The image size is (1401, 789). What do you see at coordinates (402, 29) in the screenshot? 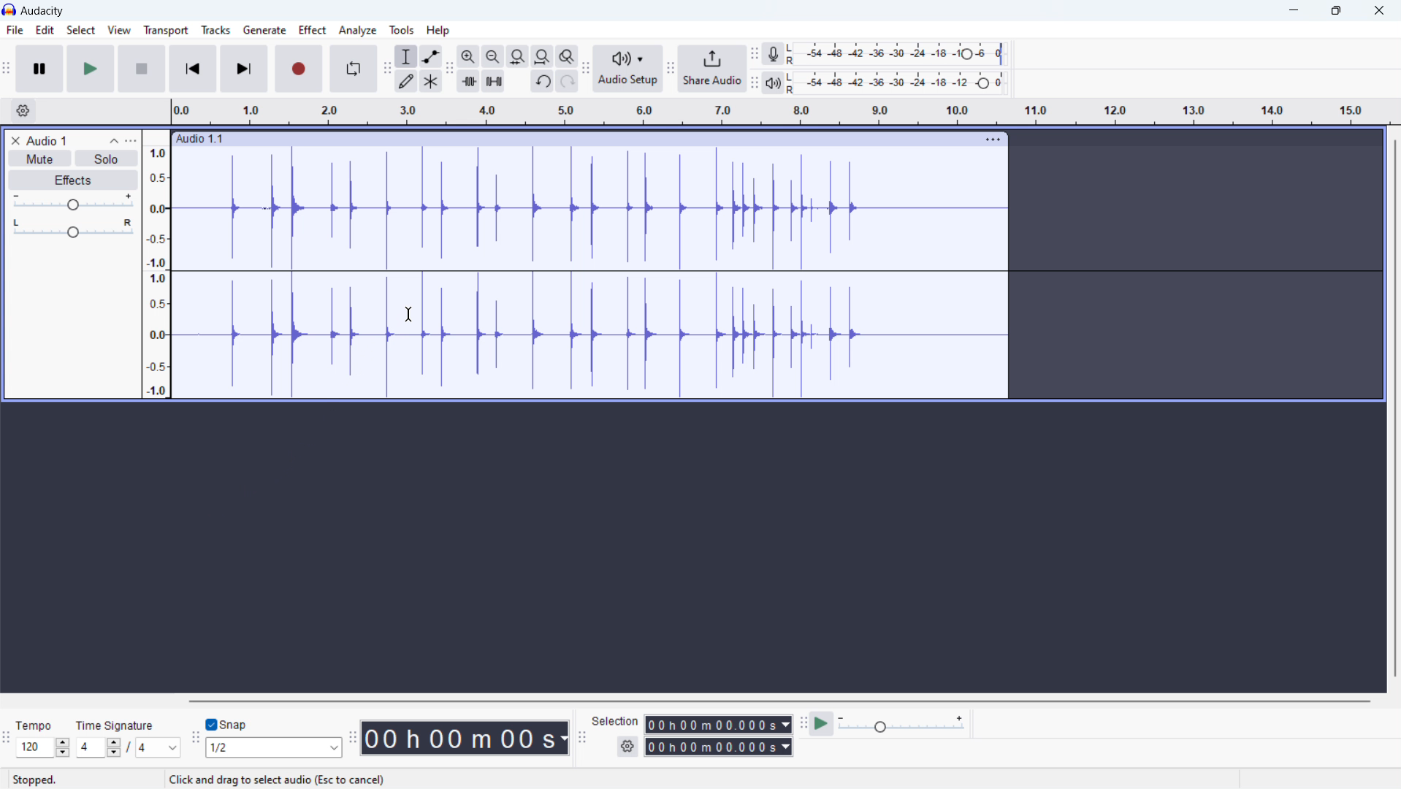
I see `tools` at bounding box center [402, 29].